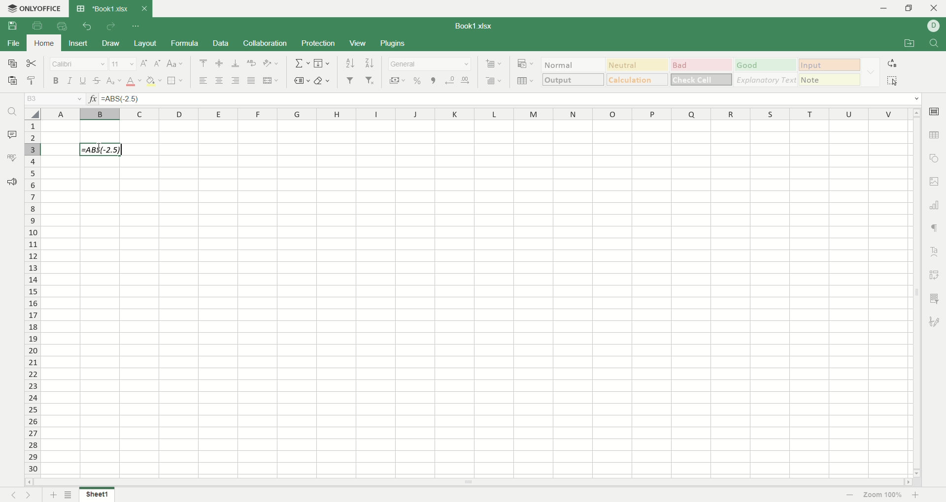 The height and width of the screenshot is (502, 946). I want to click on explanatory test, so click(766, 80).